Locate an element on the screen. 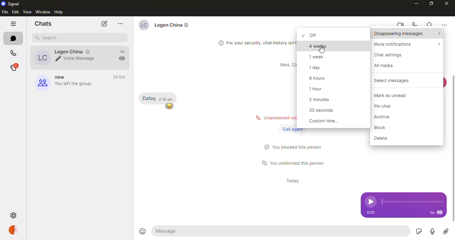  status message is located at coordinates (272, 118).